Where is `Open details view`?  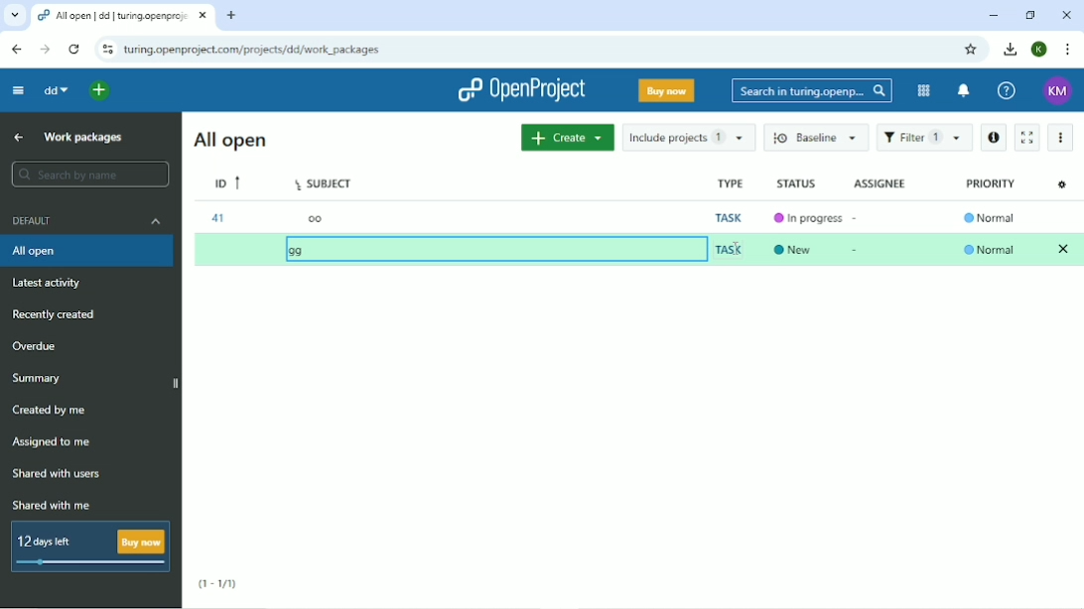
Open details view is located at coordinates (994, 137).